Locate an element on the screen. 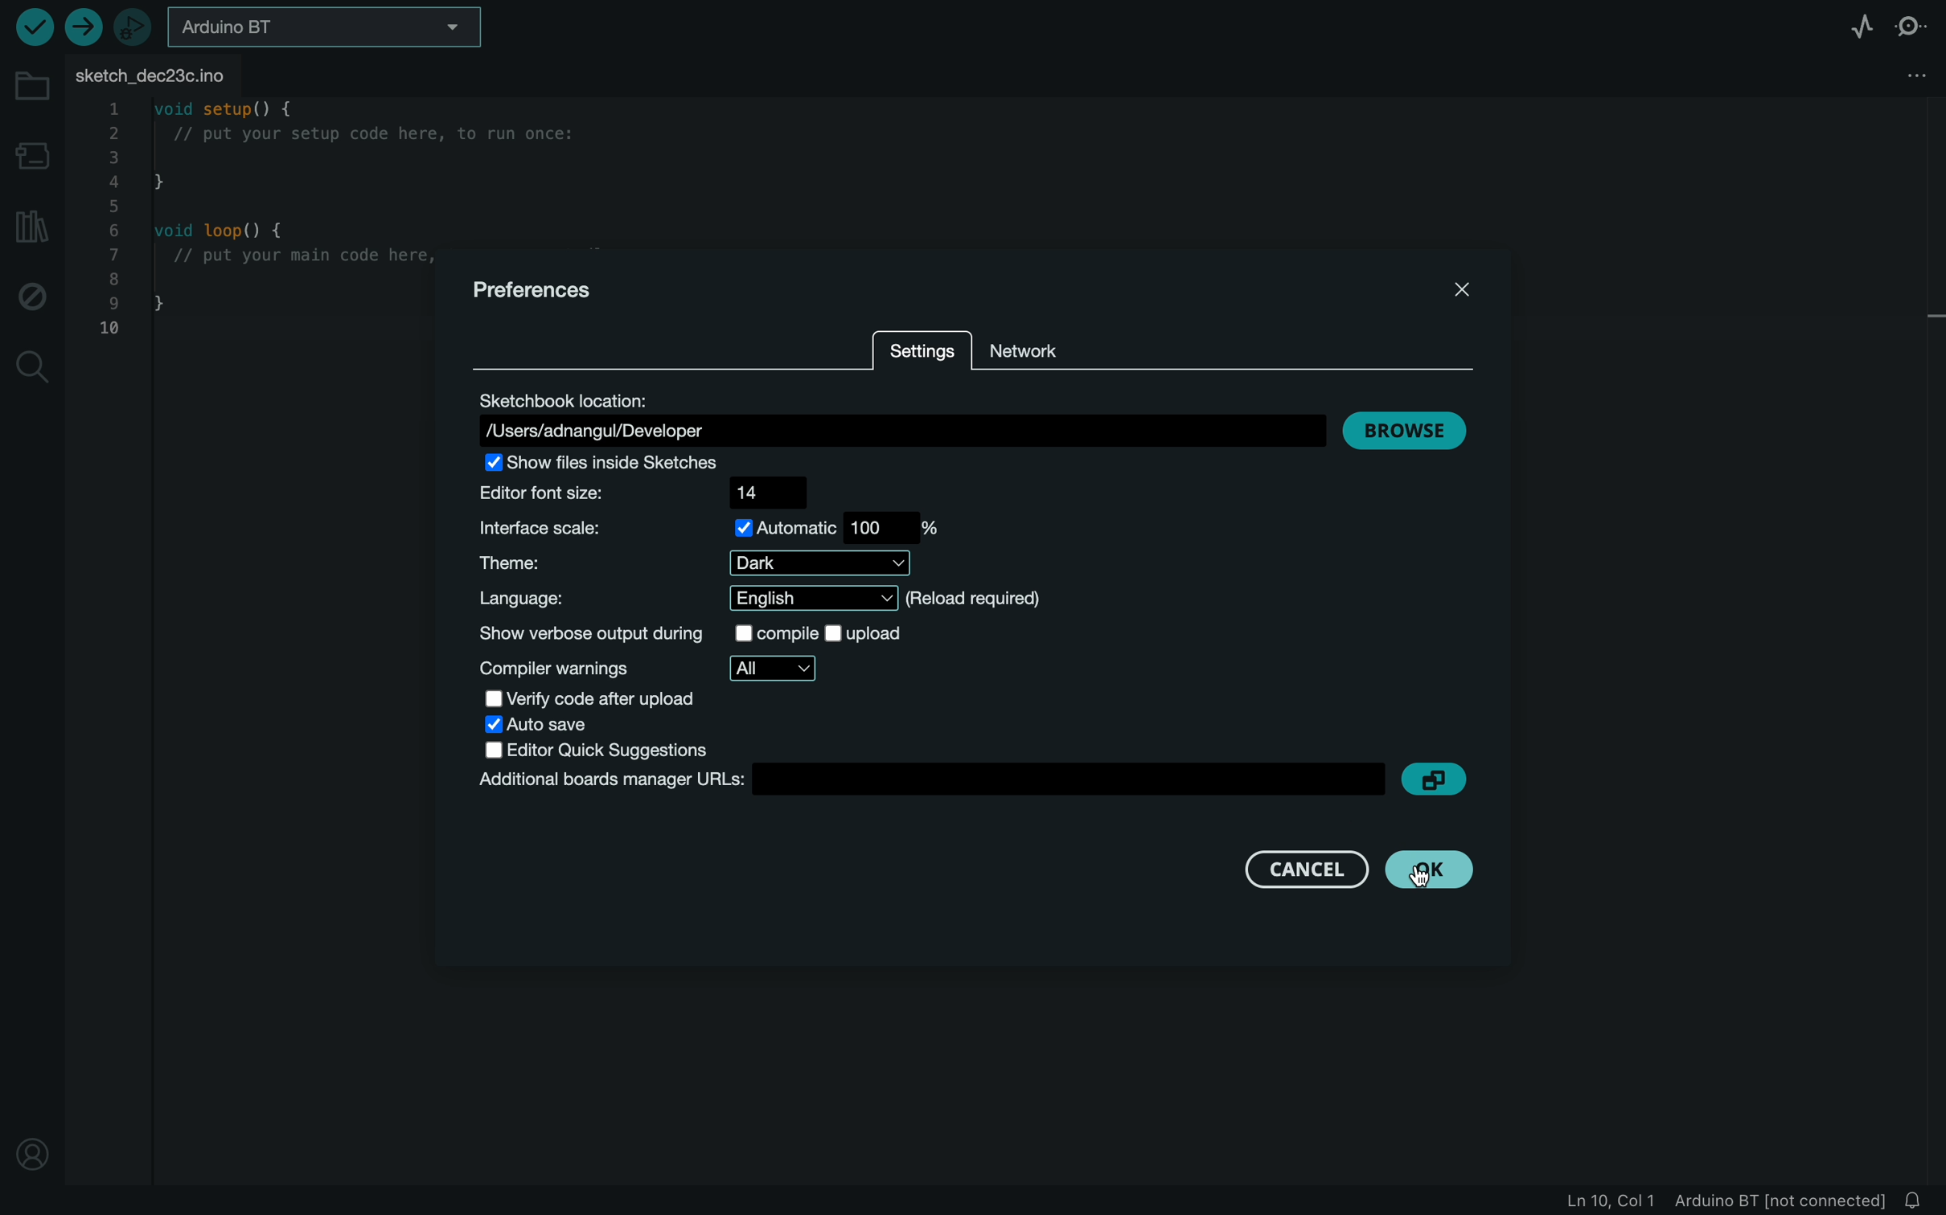 This screenshot has height=1215, width=1946. location is located at coordinates (894, 416).